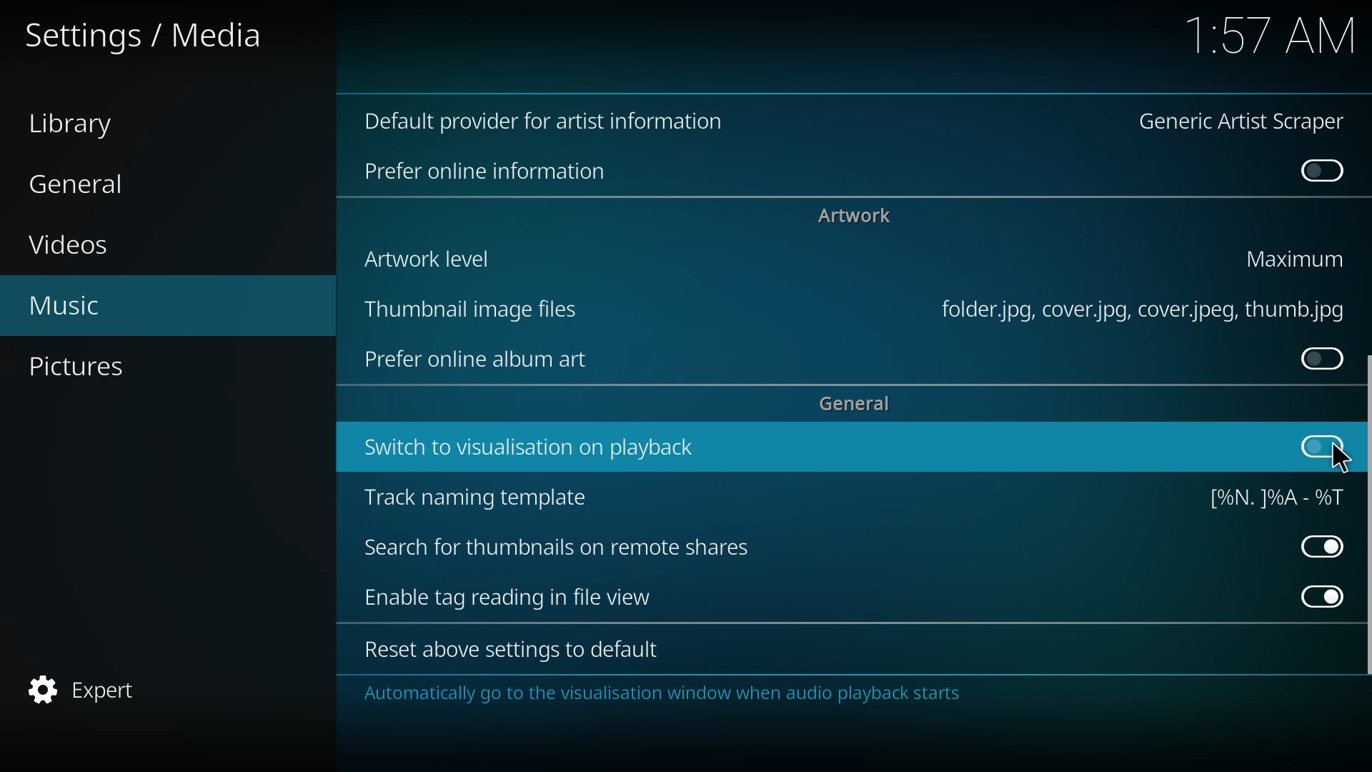  What do you see at coordinates (478, 498) in the screenshot?
I see `track naming template` at bounding box center [478, 498].